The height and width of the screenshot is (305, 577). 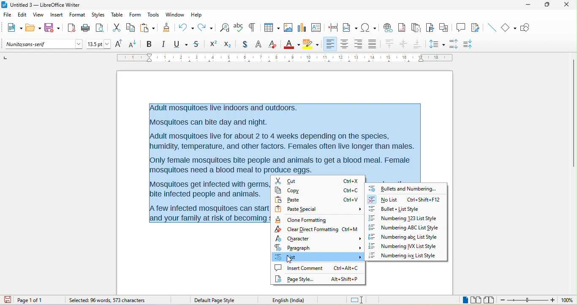 What do you see at coordinates (197, 45) in the screenshot?
I see `strikethrough` at bounding box center [197, 45].